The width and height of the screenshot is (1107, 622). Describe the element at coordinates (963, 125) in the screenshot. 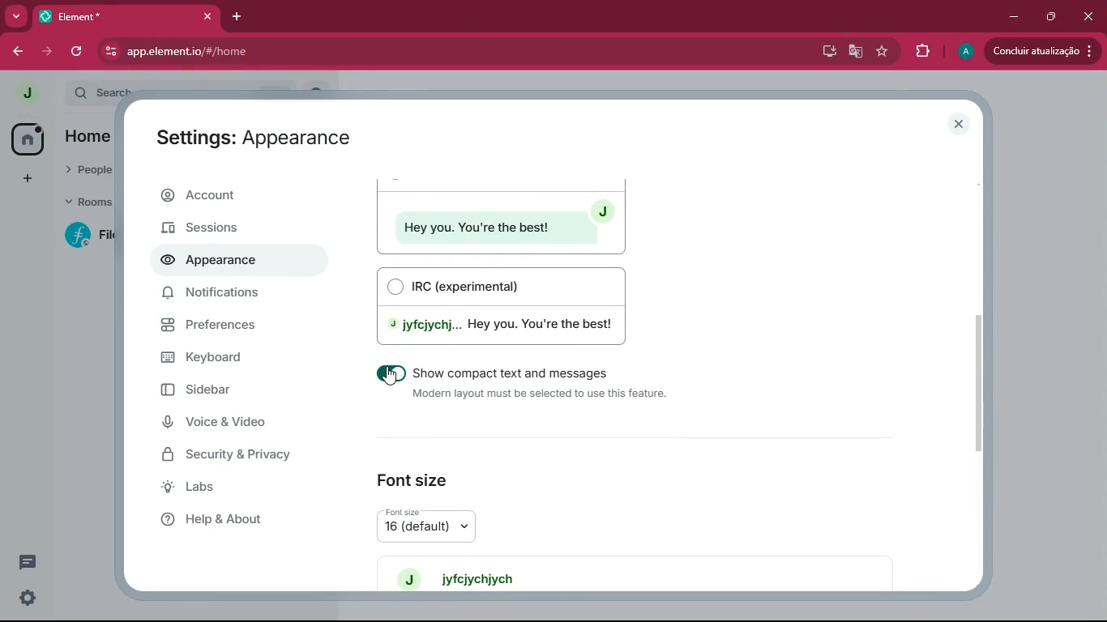

I see `close` at that location.